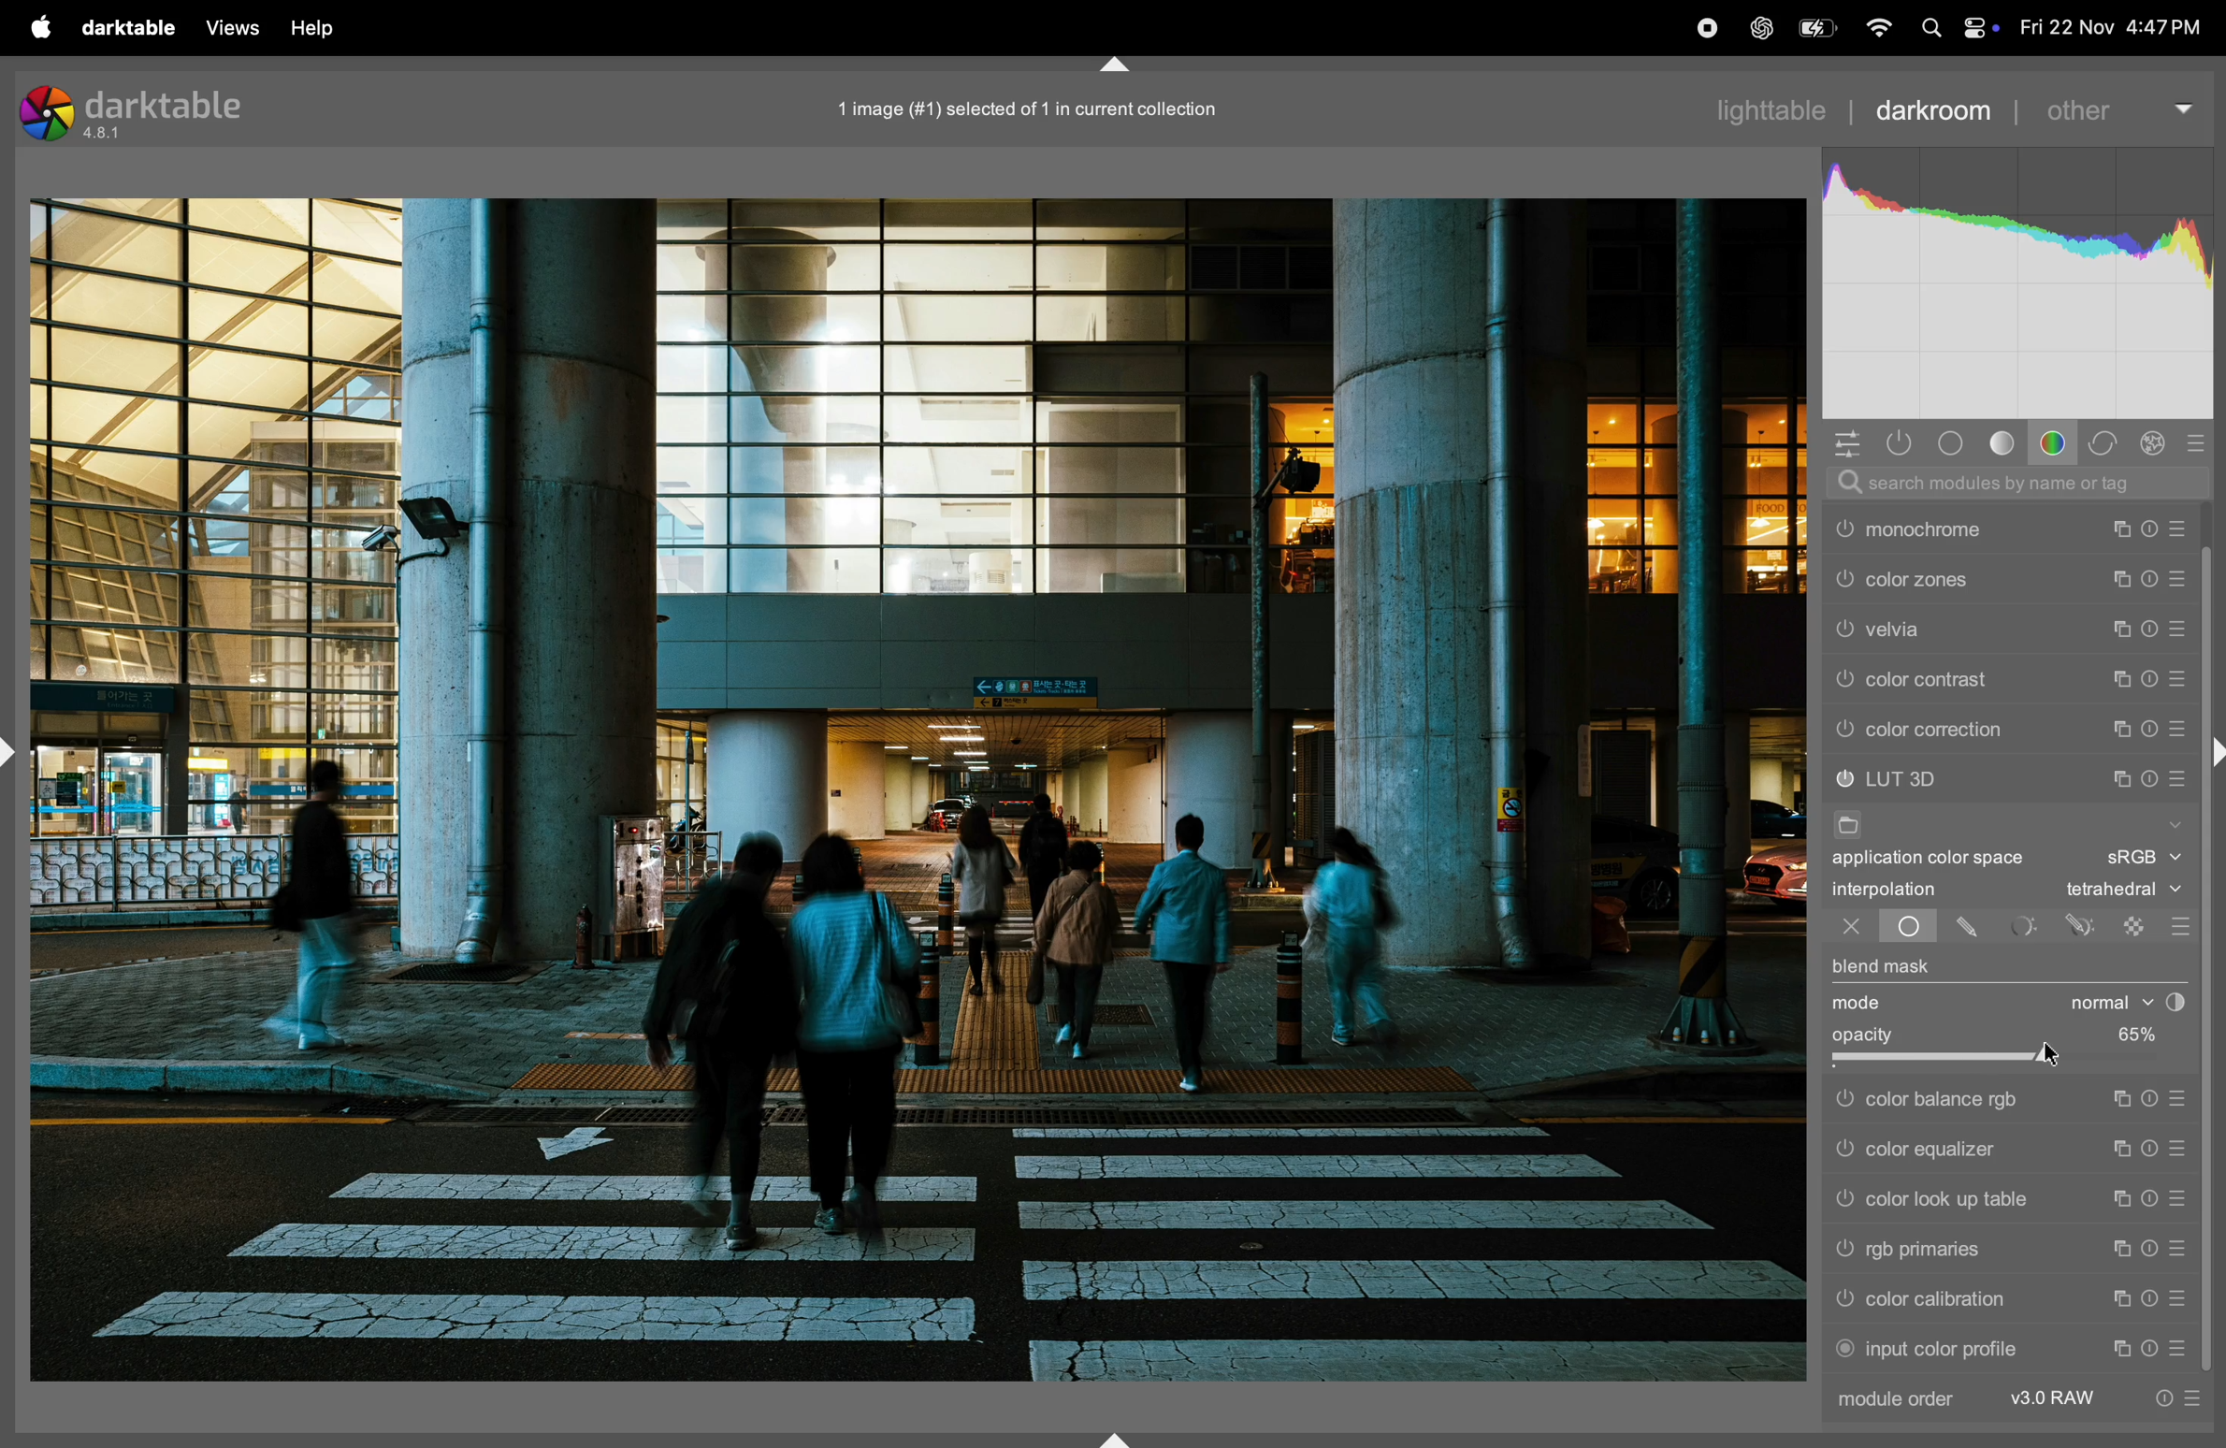  Describe the element at coordinates (1844, 779) in the screenshot. I see `LUT 3D switched off` at that location.